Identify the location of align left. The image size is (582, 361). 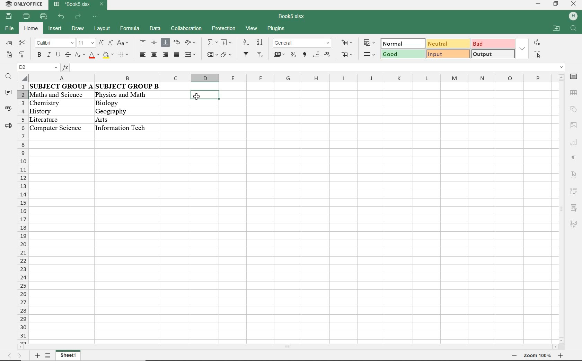
(144, 54).